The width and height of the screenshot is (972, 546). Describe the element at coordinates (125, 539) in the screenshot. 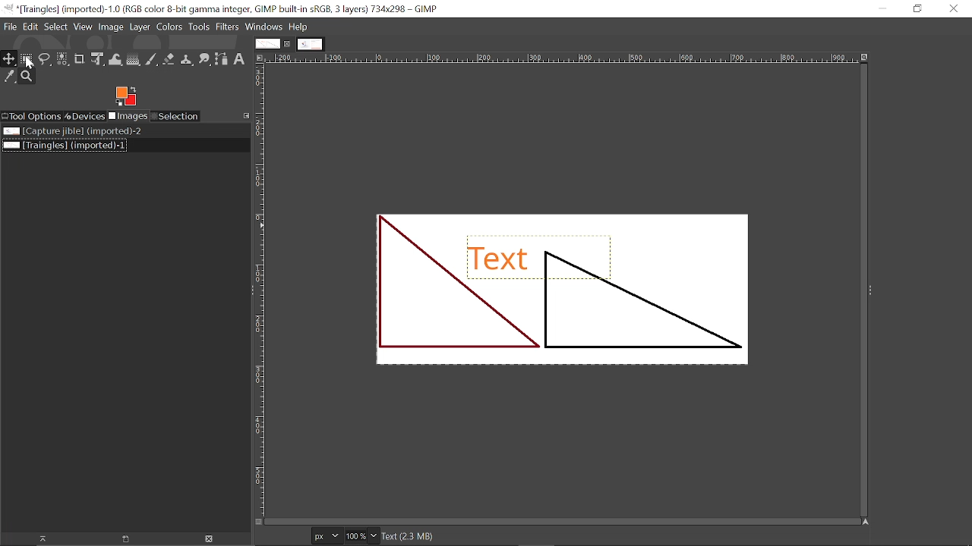

I see `Open new display for this image` at that location.